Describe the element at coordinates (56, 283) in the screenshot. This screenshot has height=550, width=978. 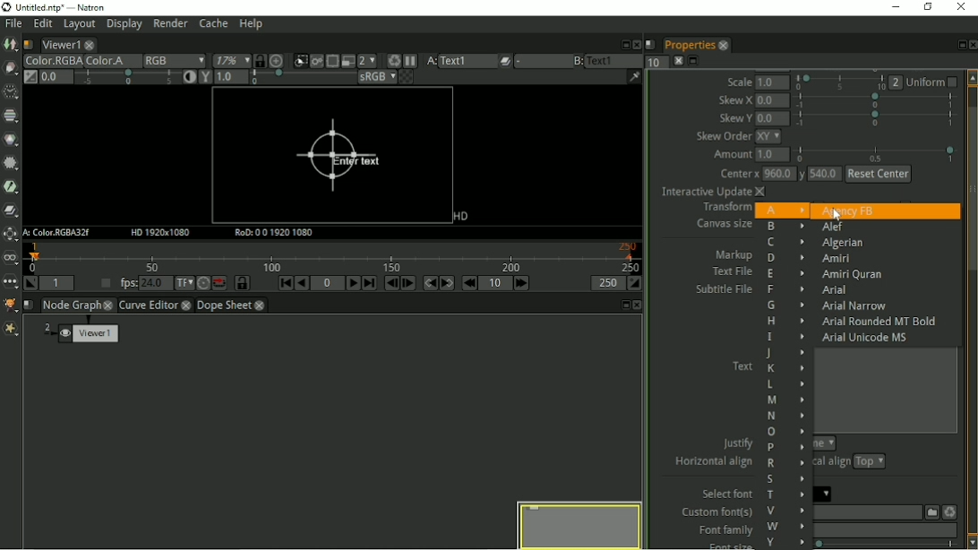
I see `Playback in point` at that location.